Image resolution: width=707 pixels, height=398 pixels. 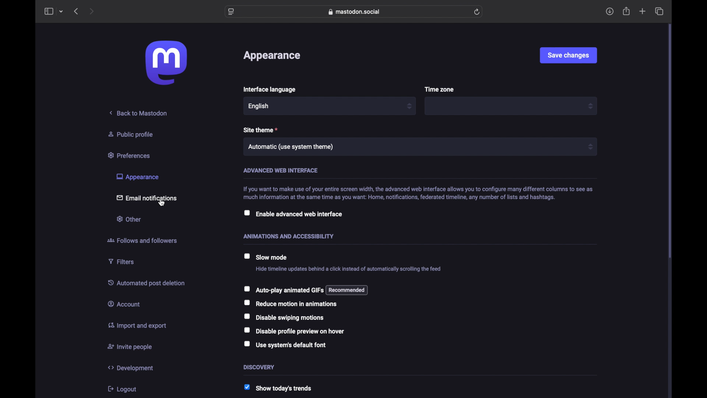 What do you see at coordinates (139, 113) in the screenshot?
I see `back to mastodon` at bounding box center [139, 113].